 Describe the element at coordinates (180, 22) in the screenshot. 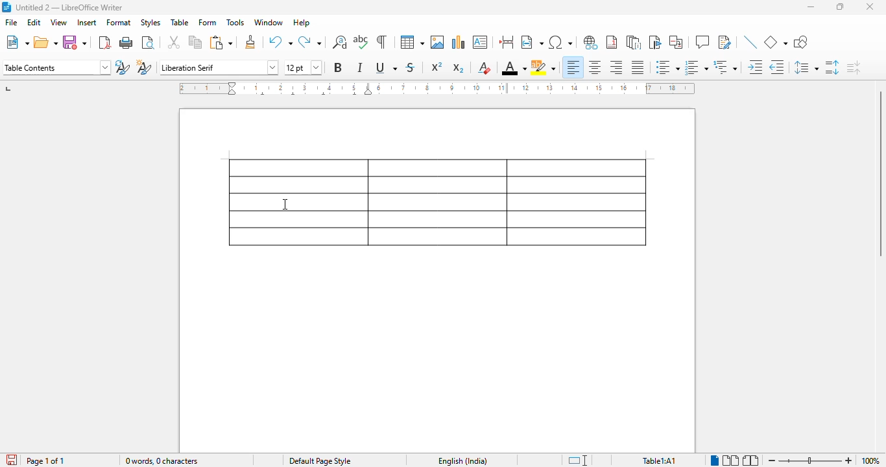

I see `table` at that location.